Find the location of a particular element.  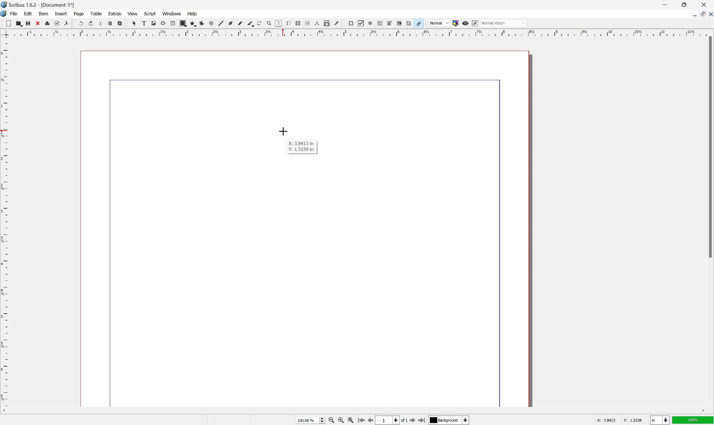

render frame is located at coordinates (163, 23).